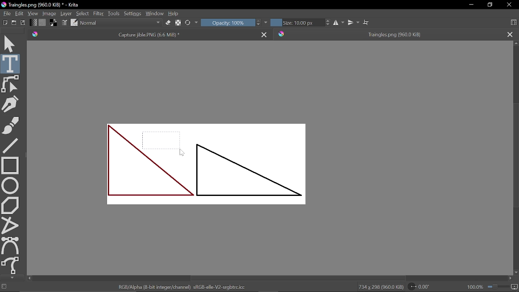  I want to click on Polyline tool, so click(11, 225).